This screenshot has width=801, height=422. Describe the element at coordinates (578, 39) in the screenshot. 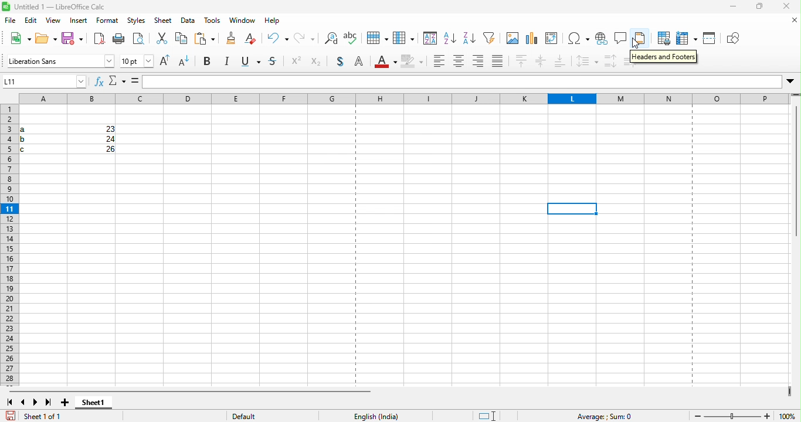

I see `special character` at that location.